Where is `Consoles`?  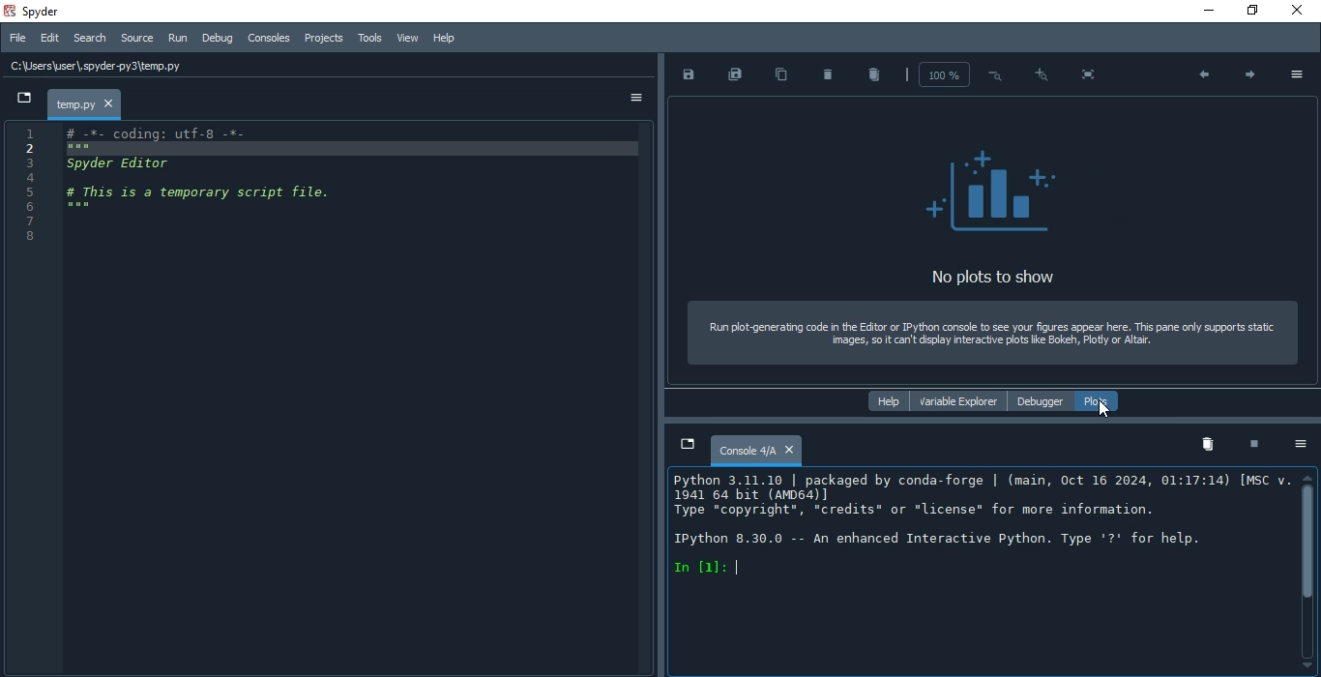
Consoles is located at coordinates (270, 38).